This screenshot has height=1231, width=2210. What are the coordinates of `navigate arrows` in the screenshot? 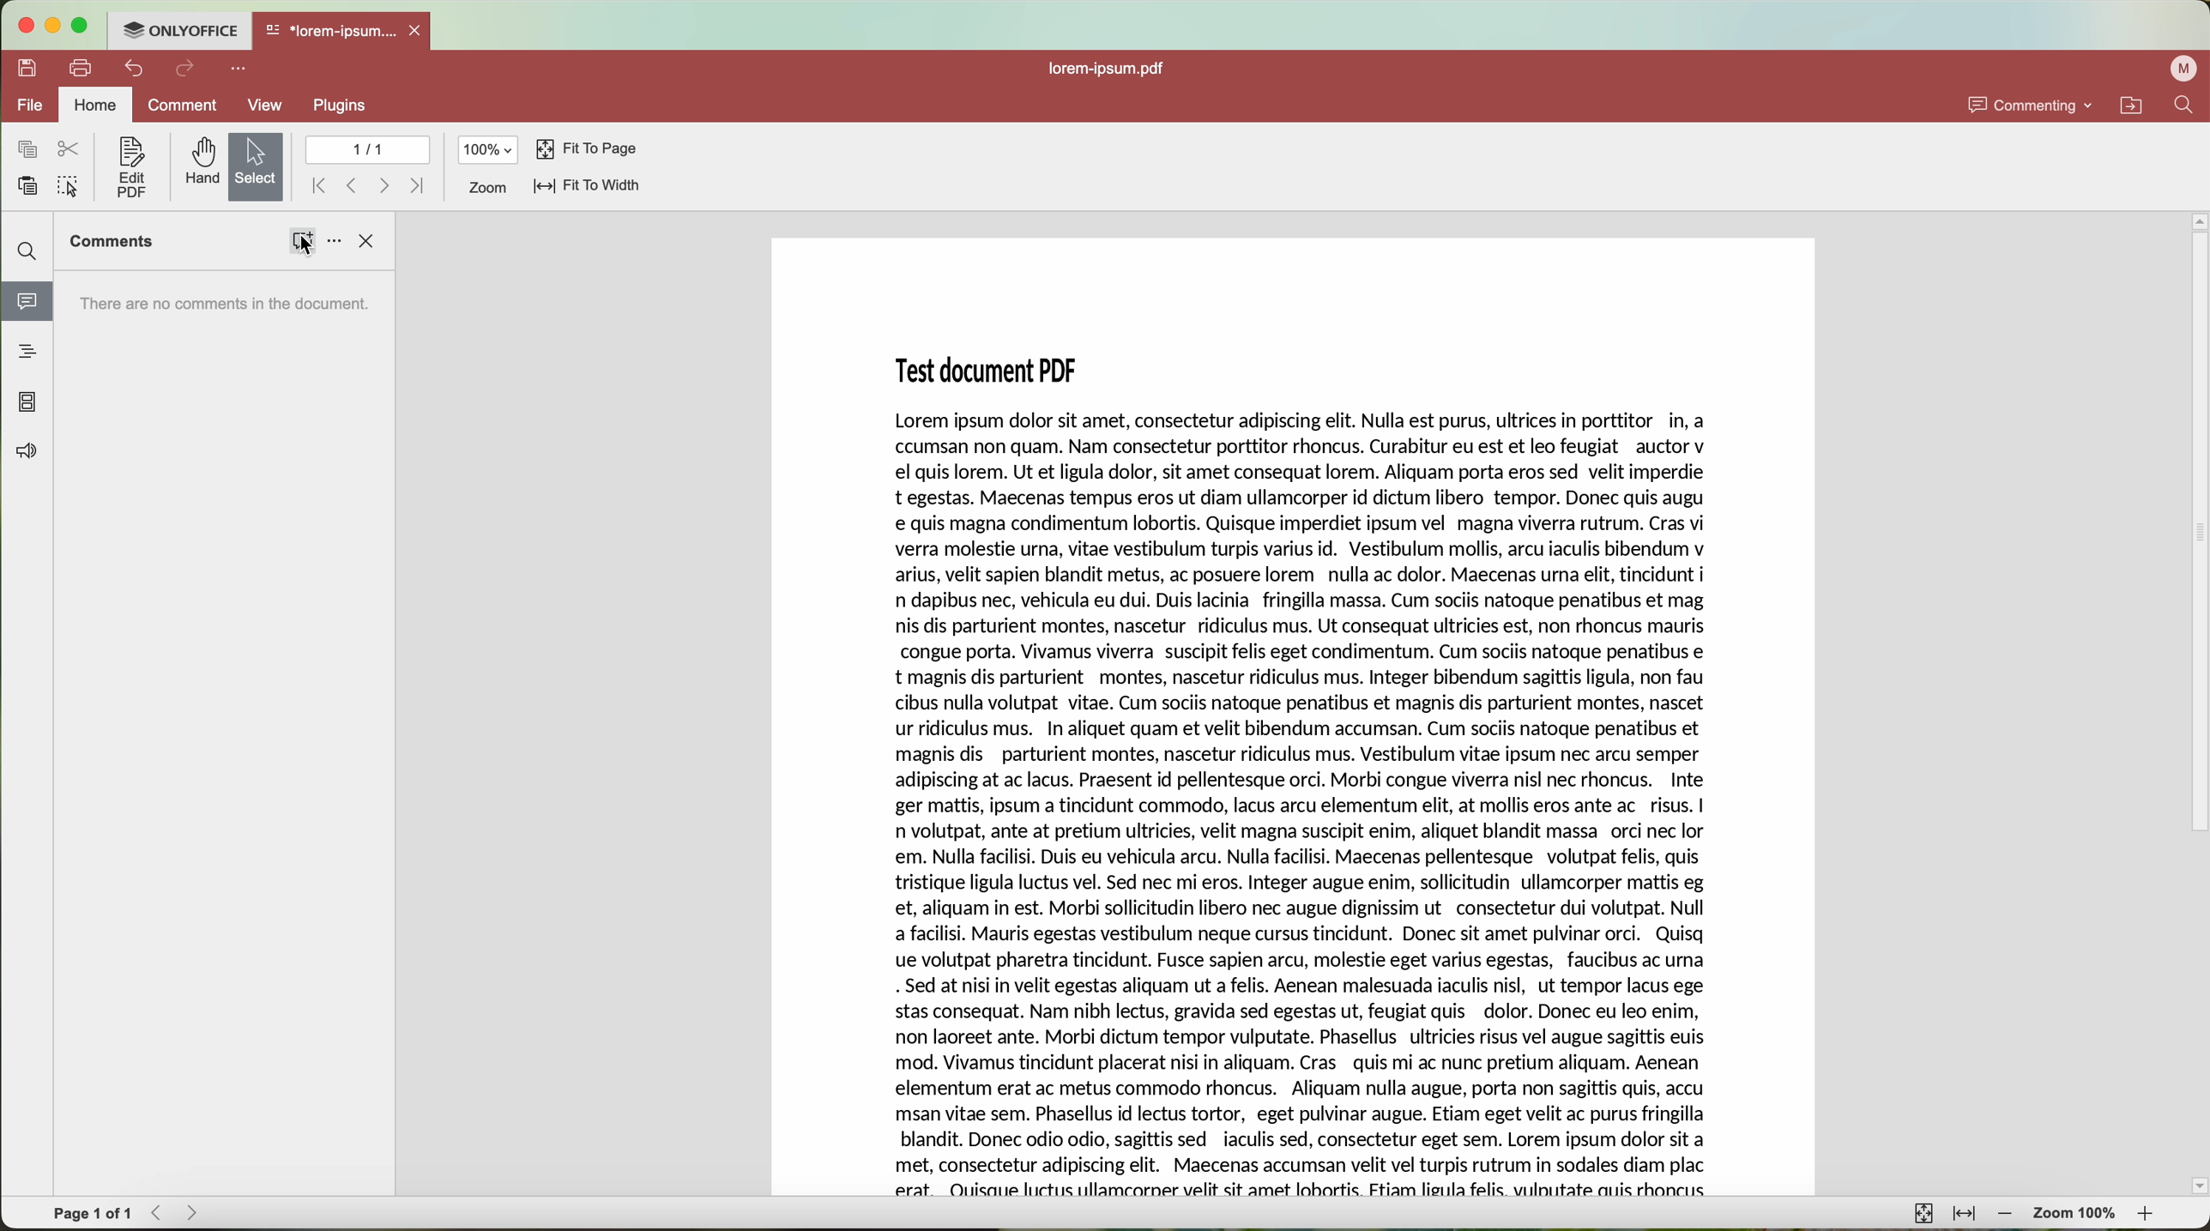 It's located at (367, 185).